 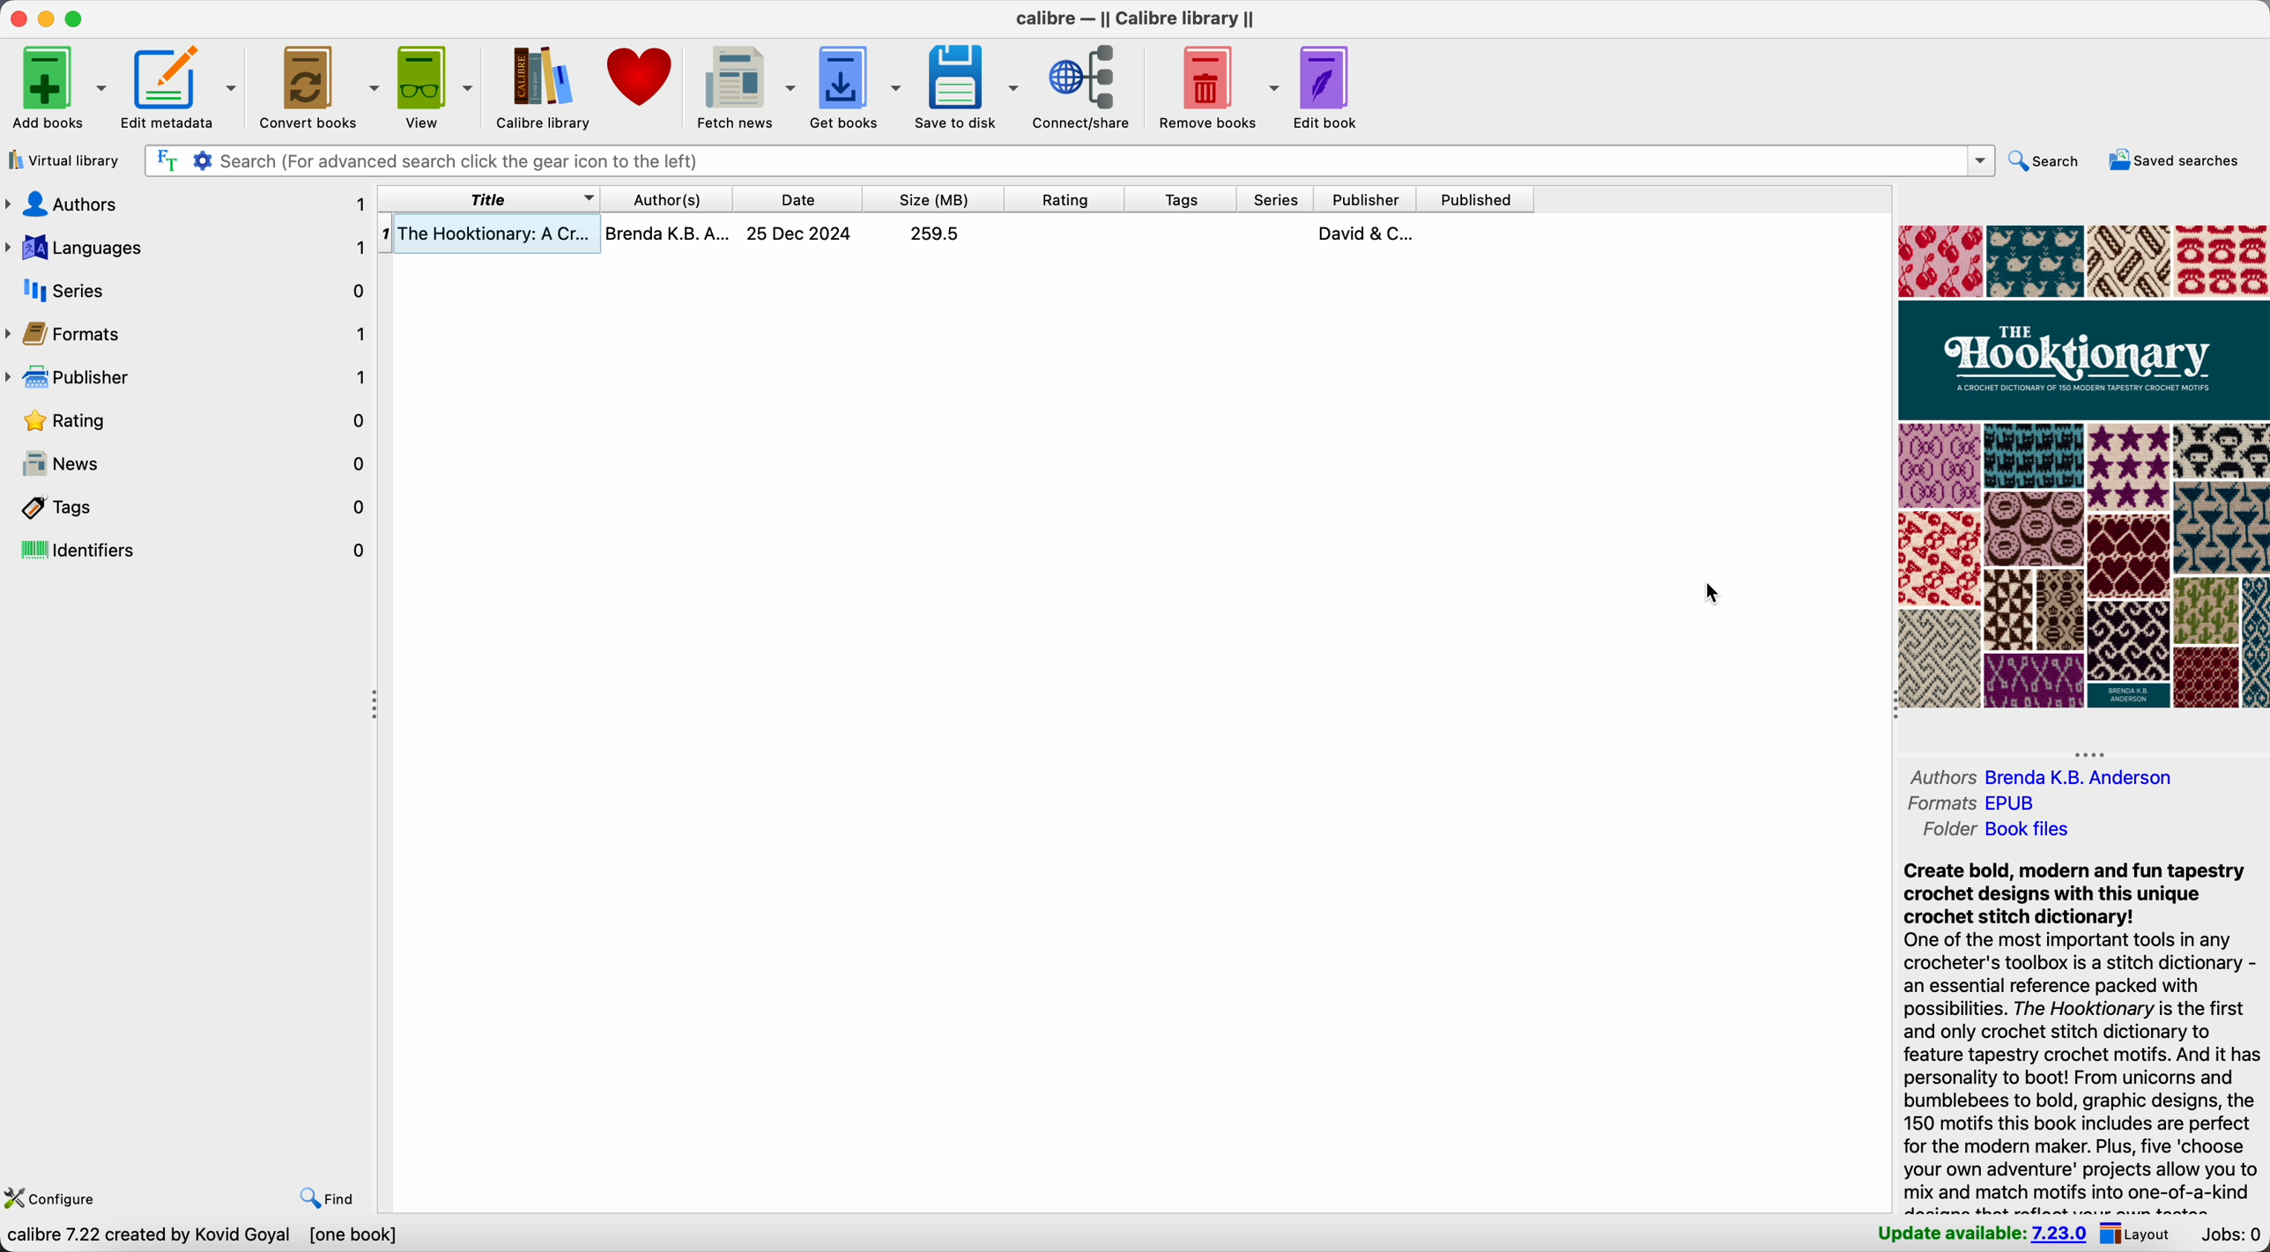 What do you see at coordinates (189, 336) in the screenshot?
I see `formats` at bounding box center [189, 336].